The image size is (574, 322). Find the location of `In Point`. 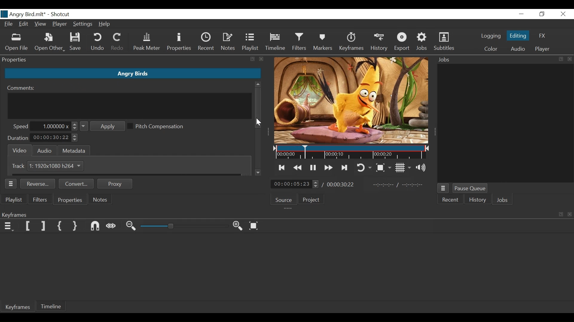

In Point is located at coordinates (399, 184).